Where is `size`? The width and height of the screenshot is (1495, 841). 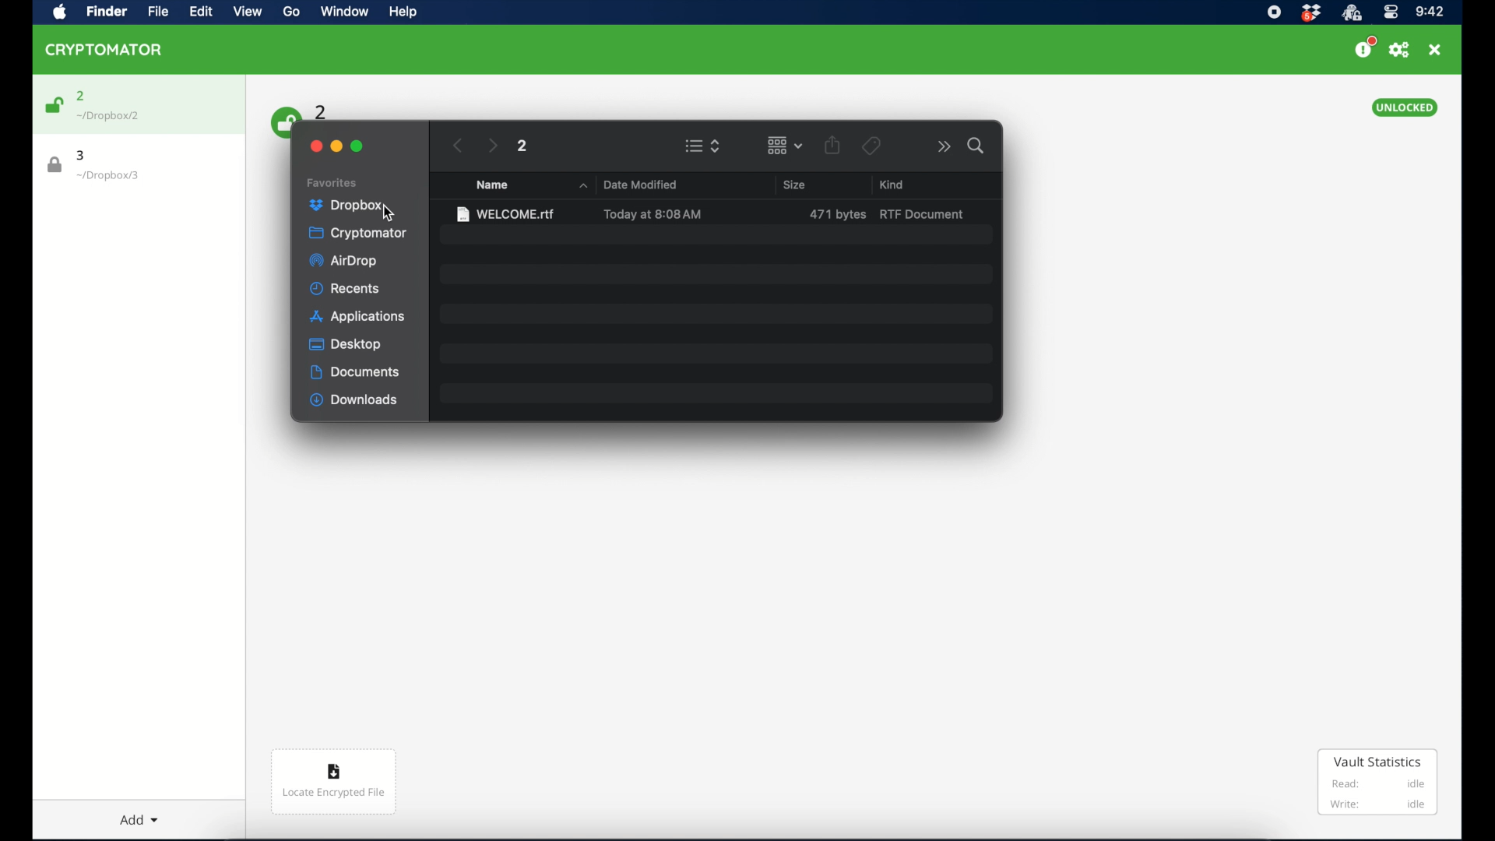
size is located at coordinates (794, 185).